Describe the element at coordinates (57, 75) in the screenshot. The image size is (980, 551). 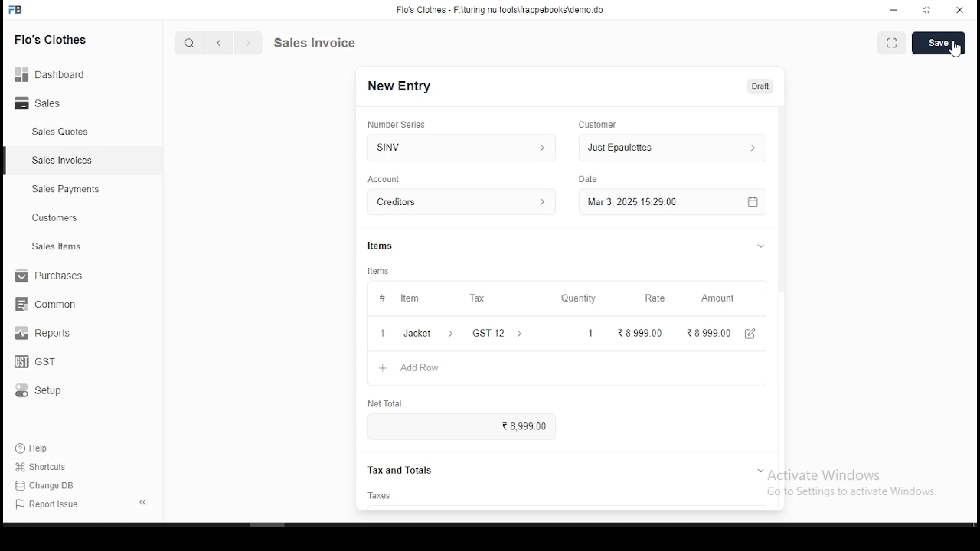
I see `Dashboard` at that location.